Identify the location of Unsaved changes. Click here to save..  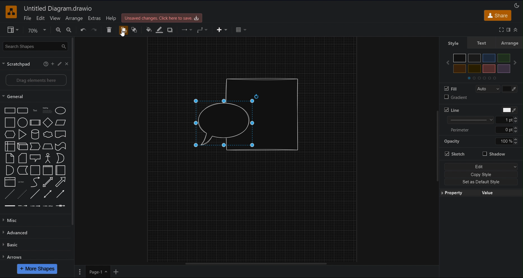
(162, 18).